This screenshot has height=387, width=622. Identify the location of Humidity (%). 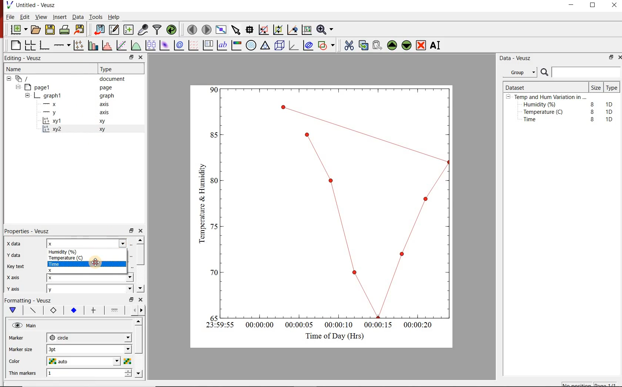
(541, 105).